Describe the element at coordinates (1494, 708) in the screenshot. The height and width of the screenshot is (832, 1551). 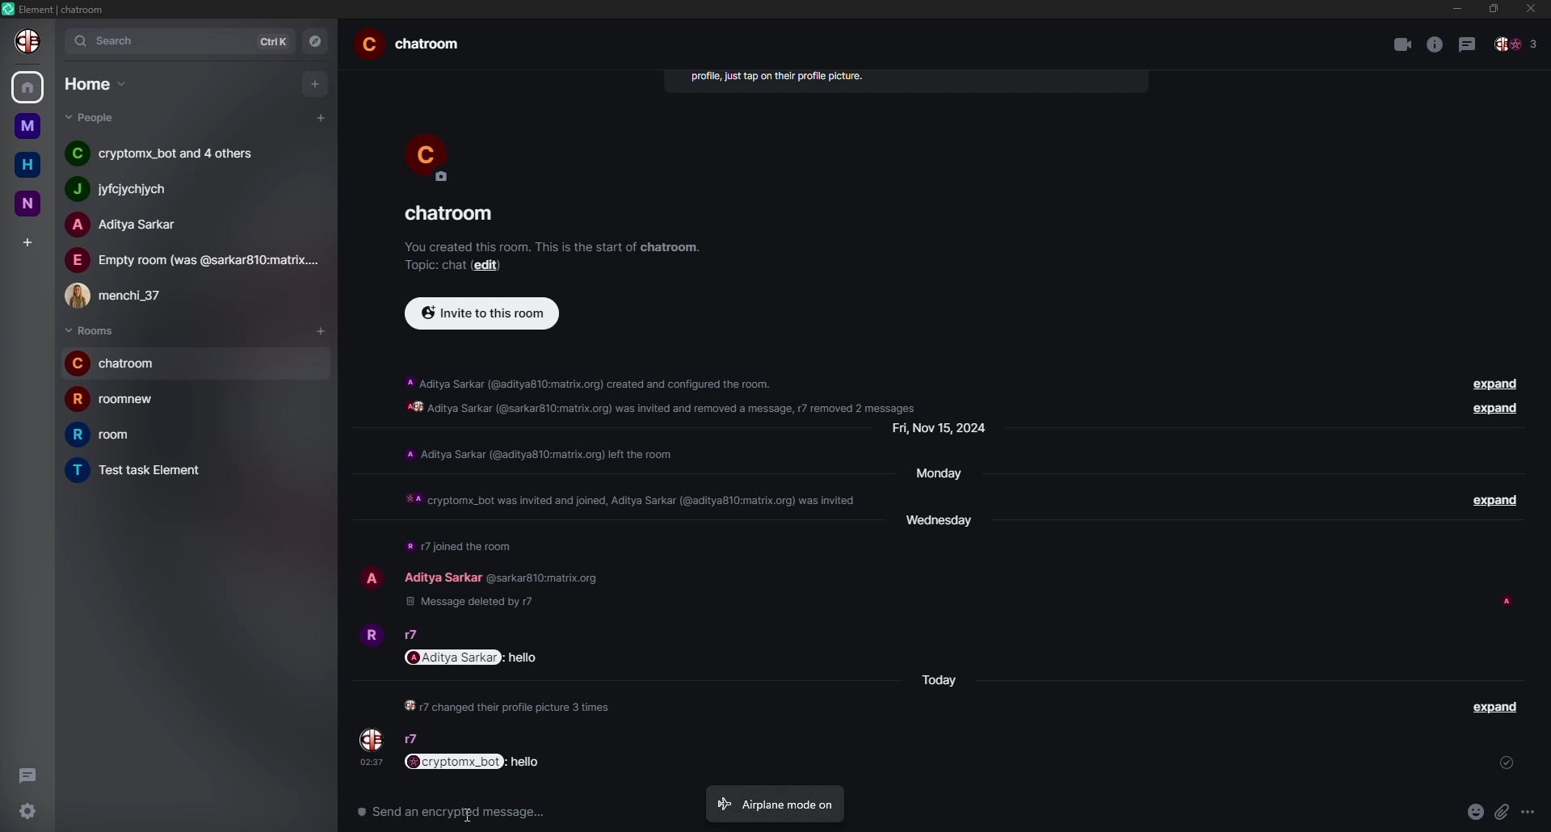
I see `expand` at that location.